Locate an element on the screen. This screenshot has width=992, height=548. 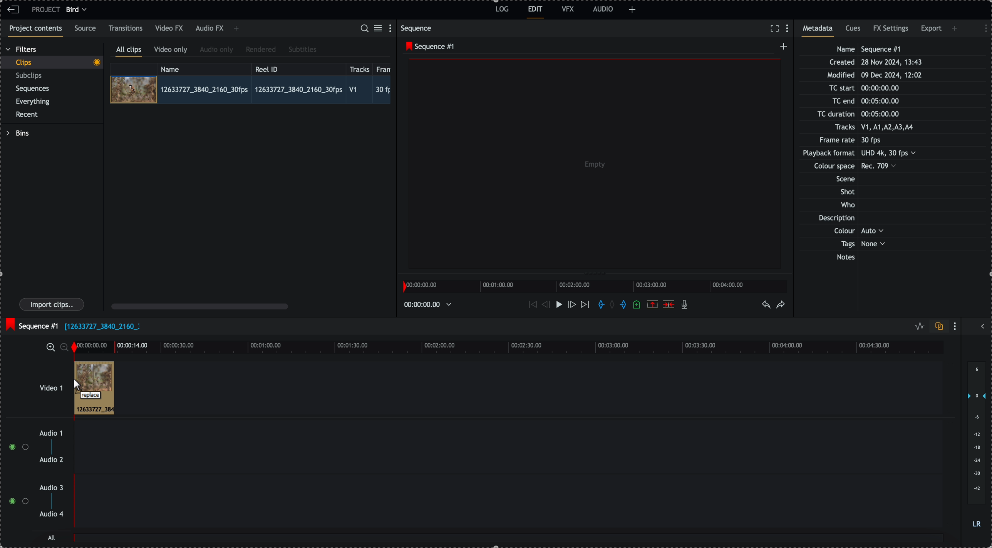
video only is located at coordinates (173, 51).